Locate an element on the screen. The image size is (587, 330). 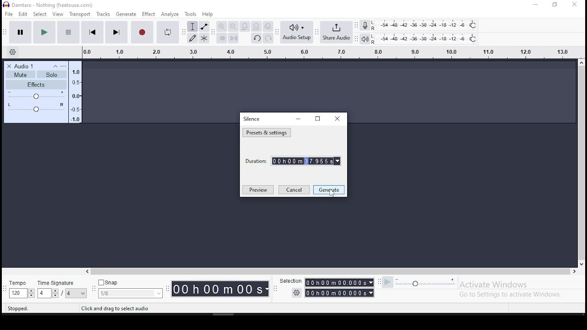
zoom in is located at coordinates (222, 26).